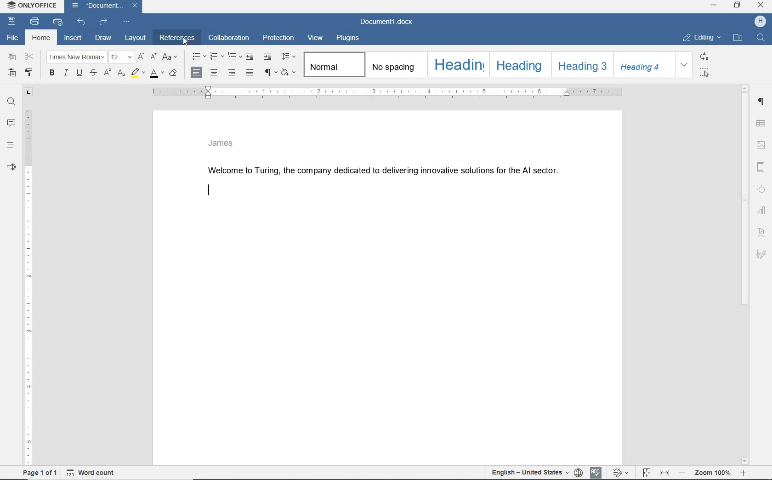 The height and width of the screenshot is (480, 772). What do you see at coordinates (209, 191) in the screenshot?
I see `editor line` at bounding box center [209, 191].